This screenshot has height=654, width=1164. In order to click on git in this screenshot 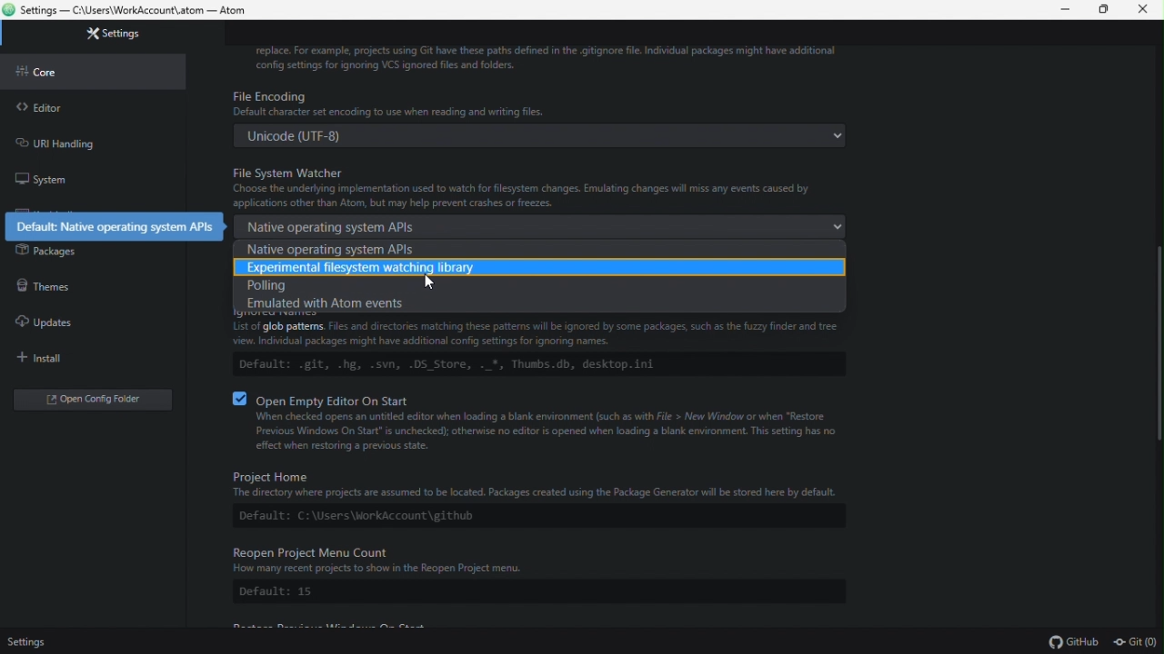, I will do `click(1139, 642)`.